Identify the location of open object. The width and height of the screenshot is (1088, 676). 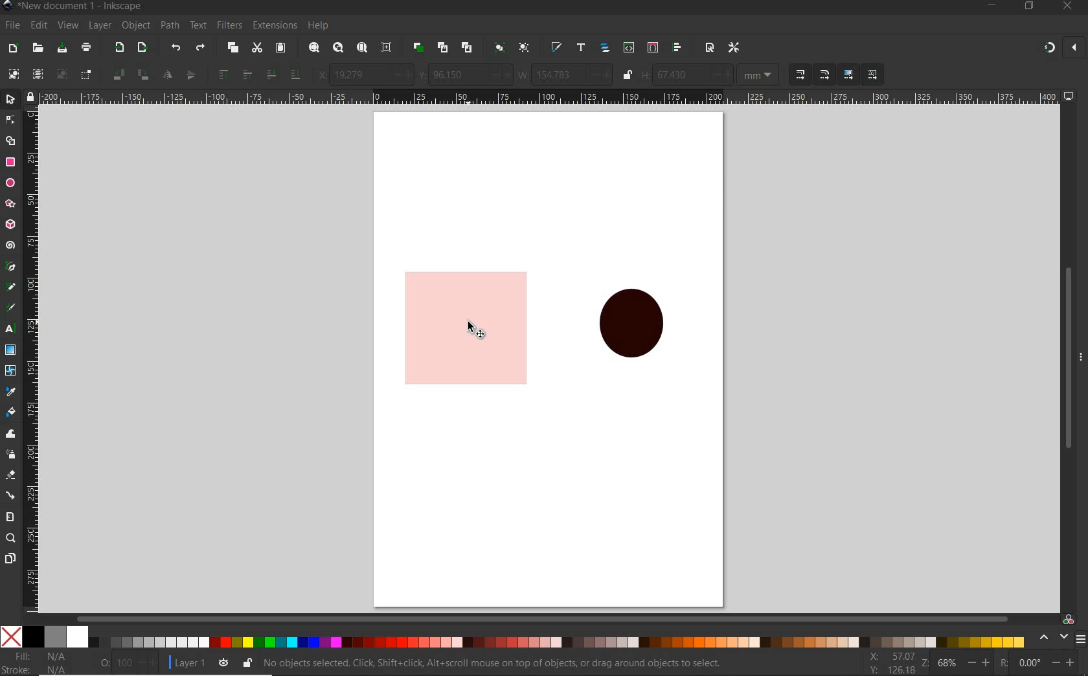
(605, 49).